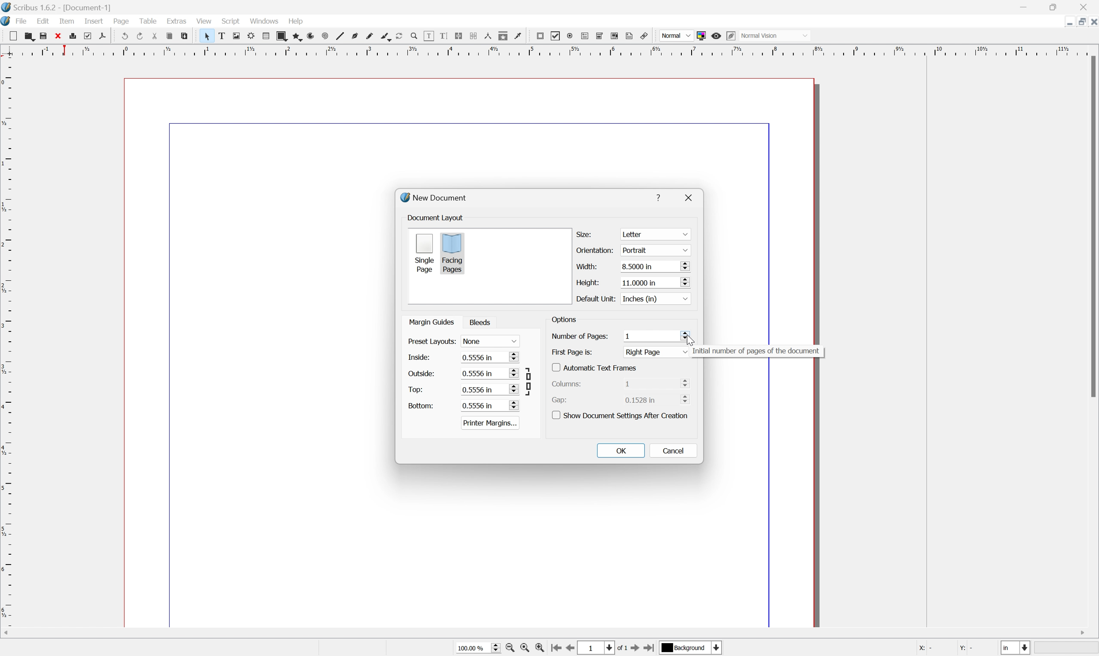 This screenshot has height=656, width=1099. What do you see at coordinates (657, 352) in the screenshot?
I see `First Page is:` at bounding box center [657, 352].